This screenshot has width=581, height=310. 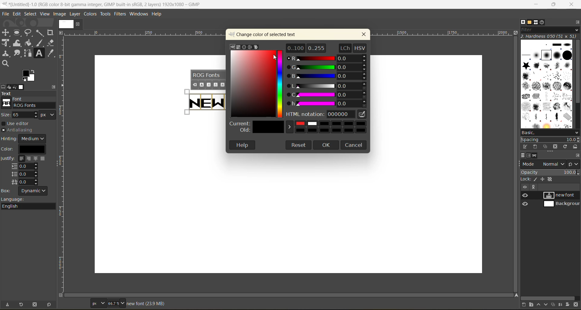 I want to click on hide, so click(x=524, y=187).